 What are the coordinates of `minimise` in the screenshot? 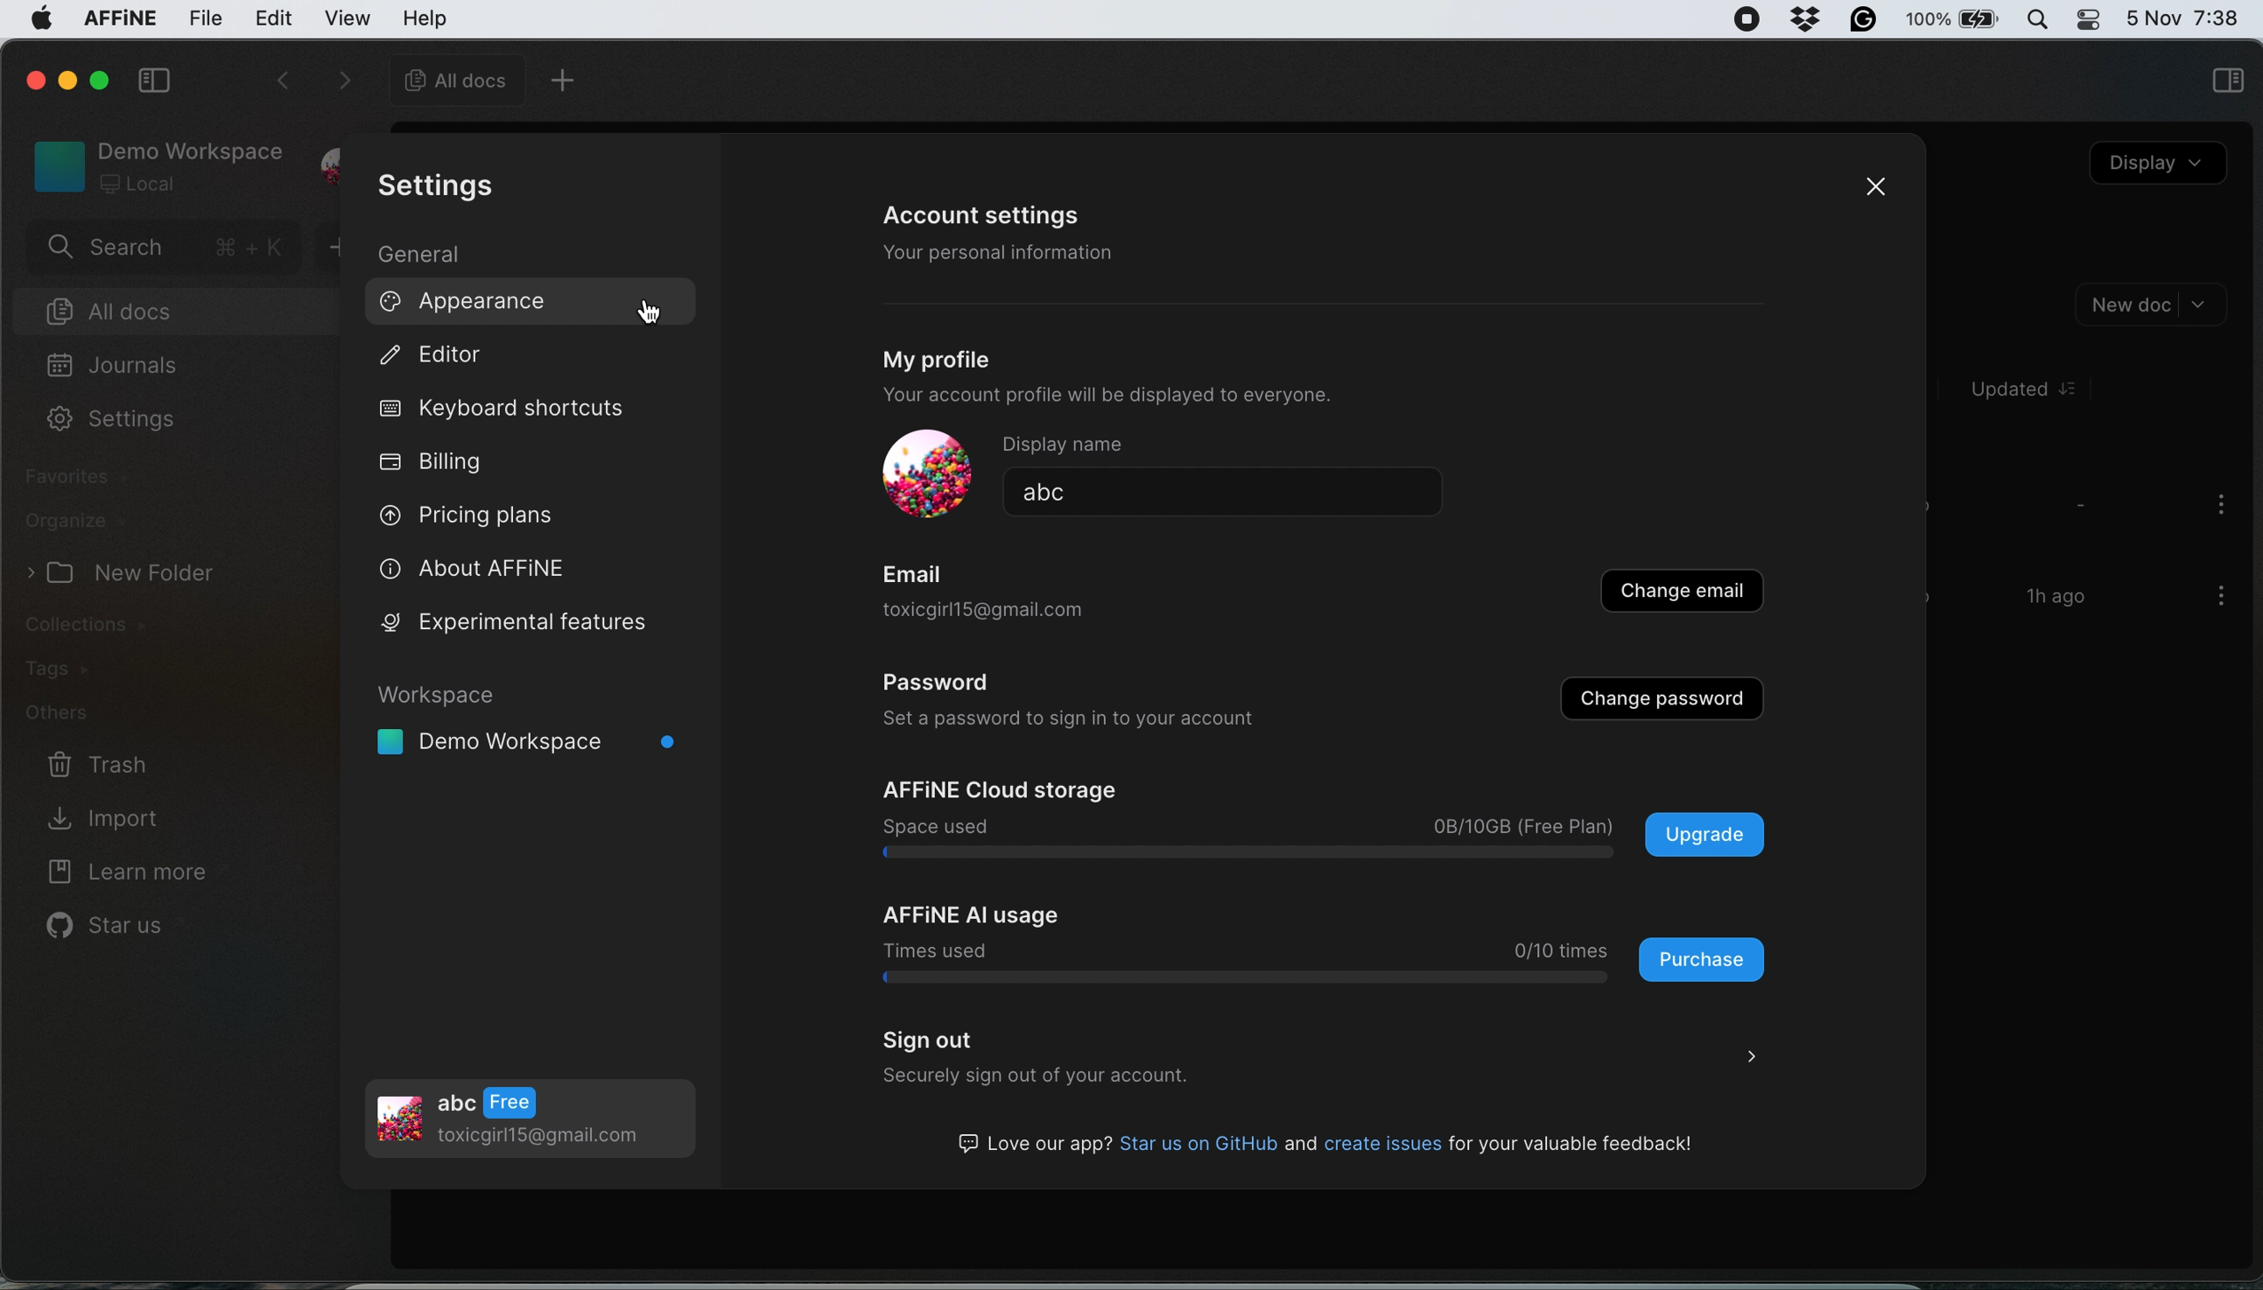 It's located at (67, 76).